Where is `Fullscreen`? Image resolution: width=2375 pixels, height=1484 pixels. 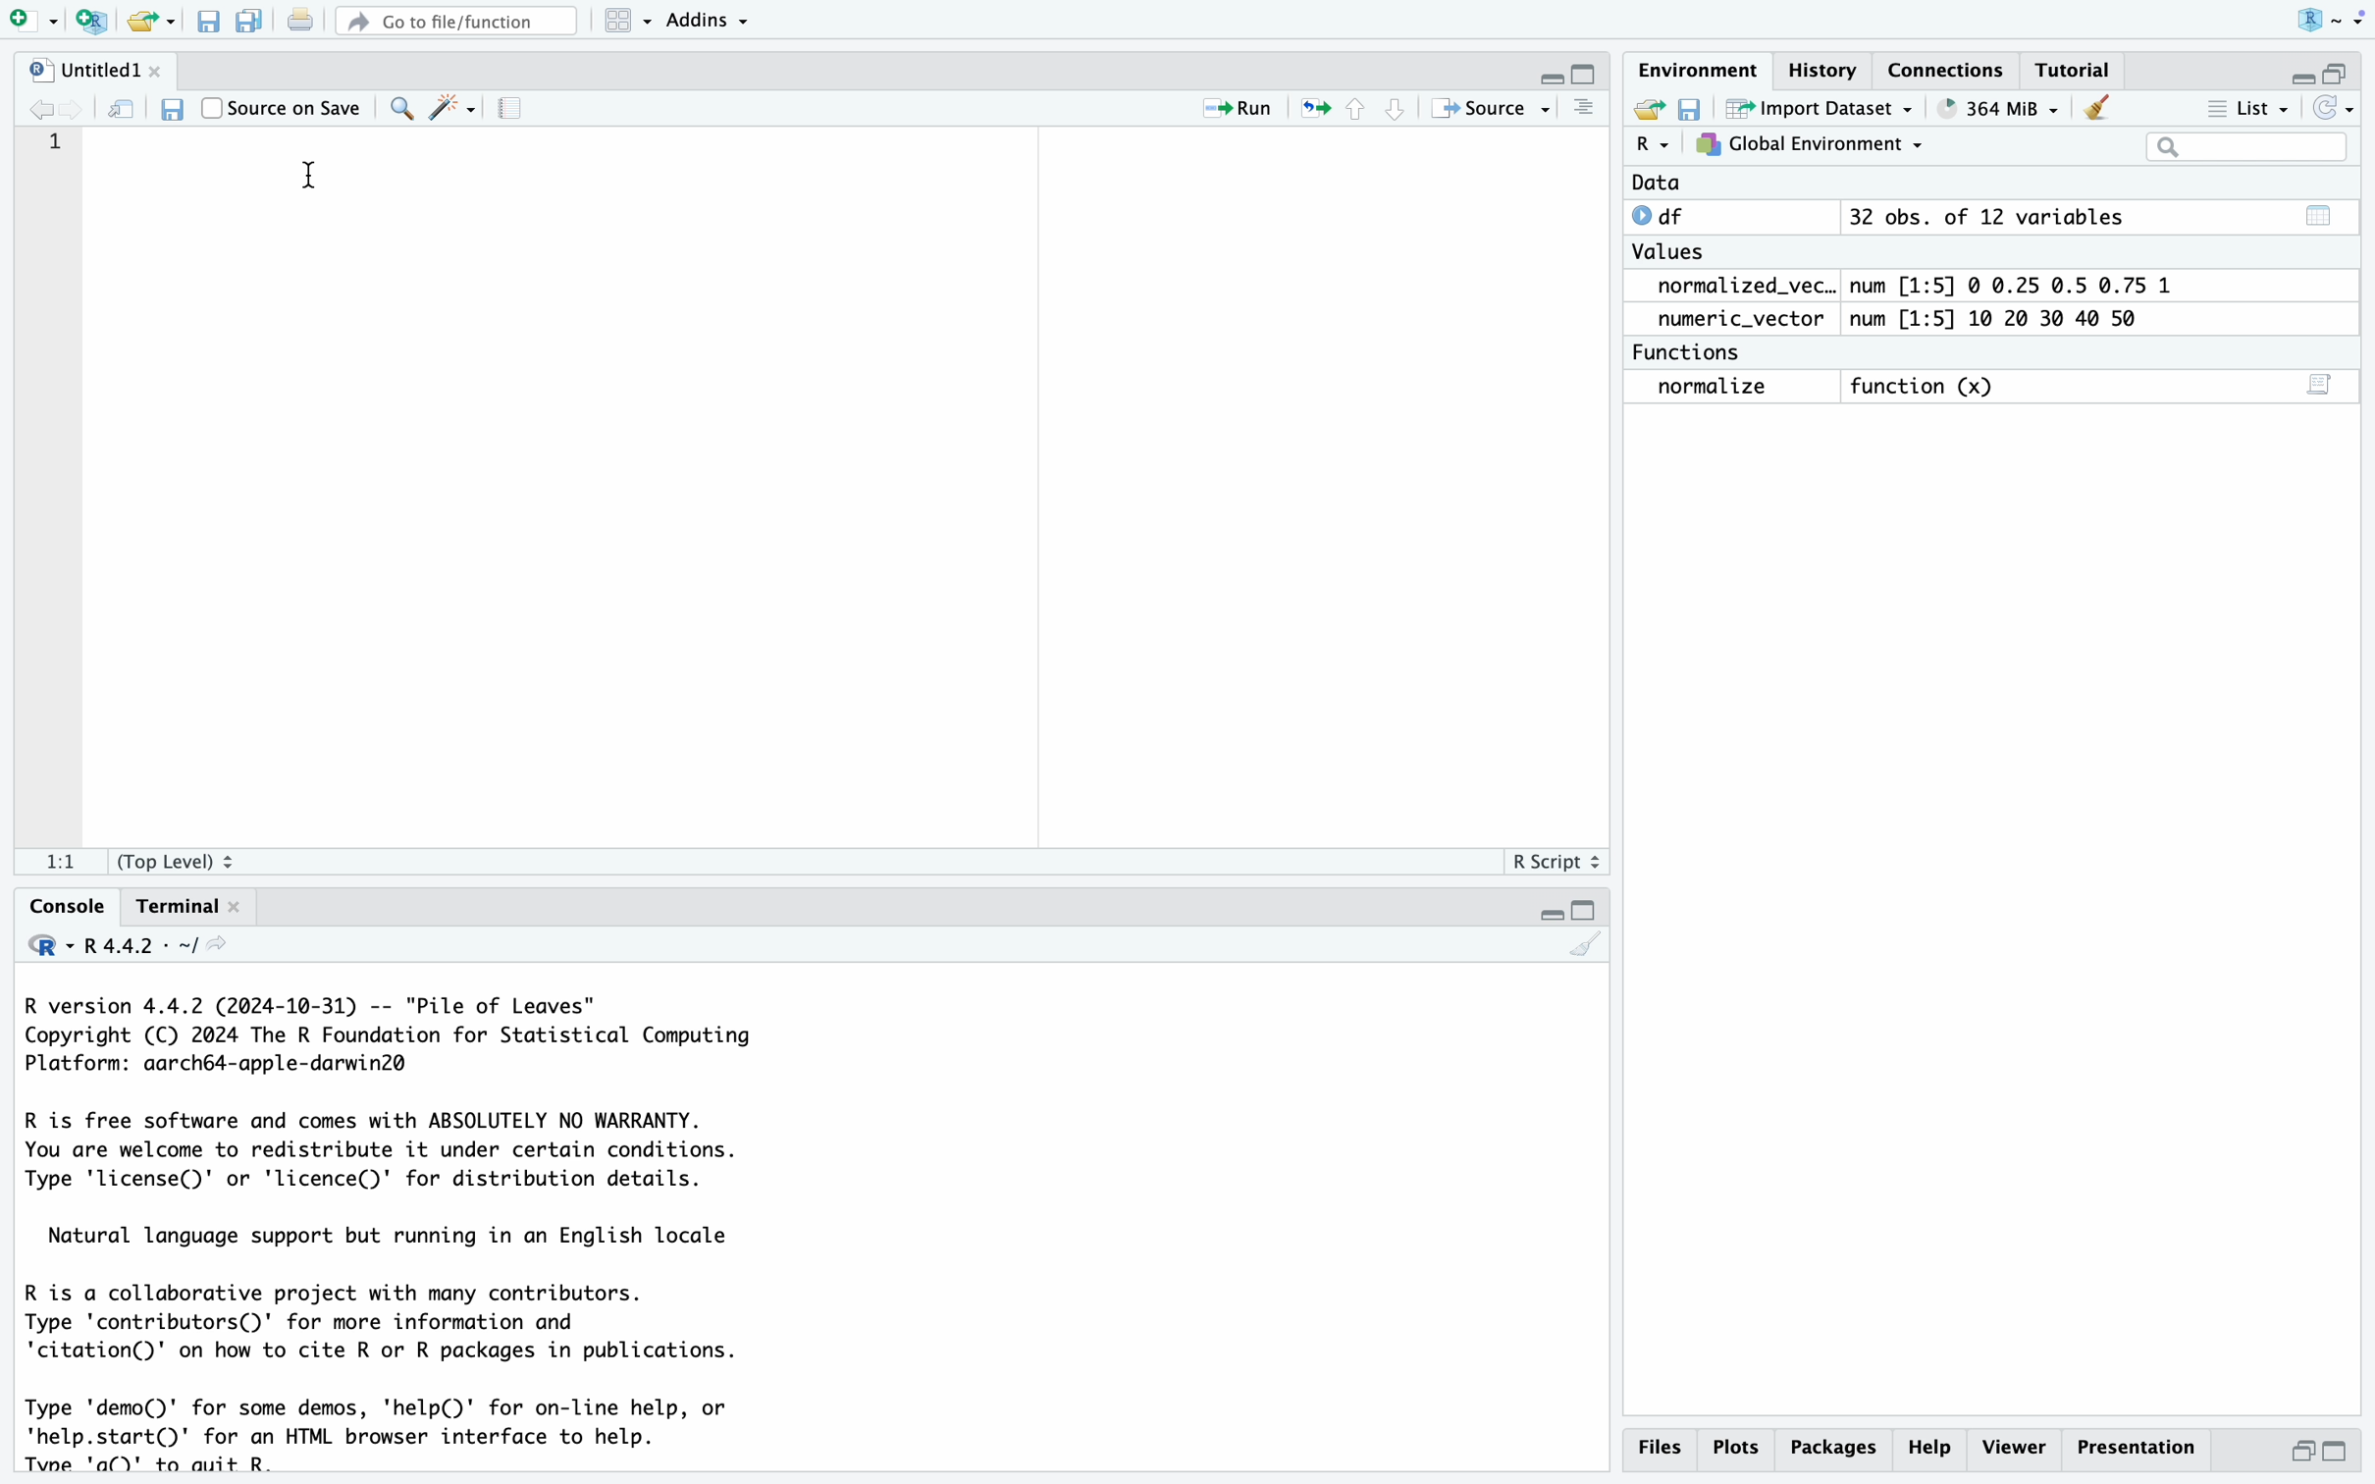 Fullscreen is located at coordinates (2323, 70).